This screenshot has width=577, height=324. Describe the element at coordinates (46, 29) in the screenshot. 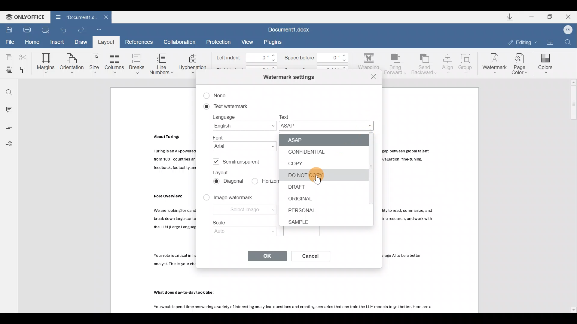

I see `Quick print` at that location.